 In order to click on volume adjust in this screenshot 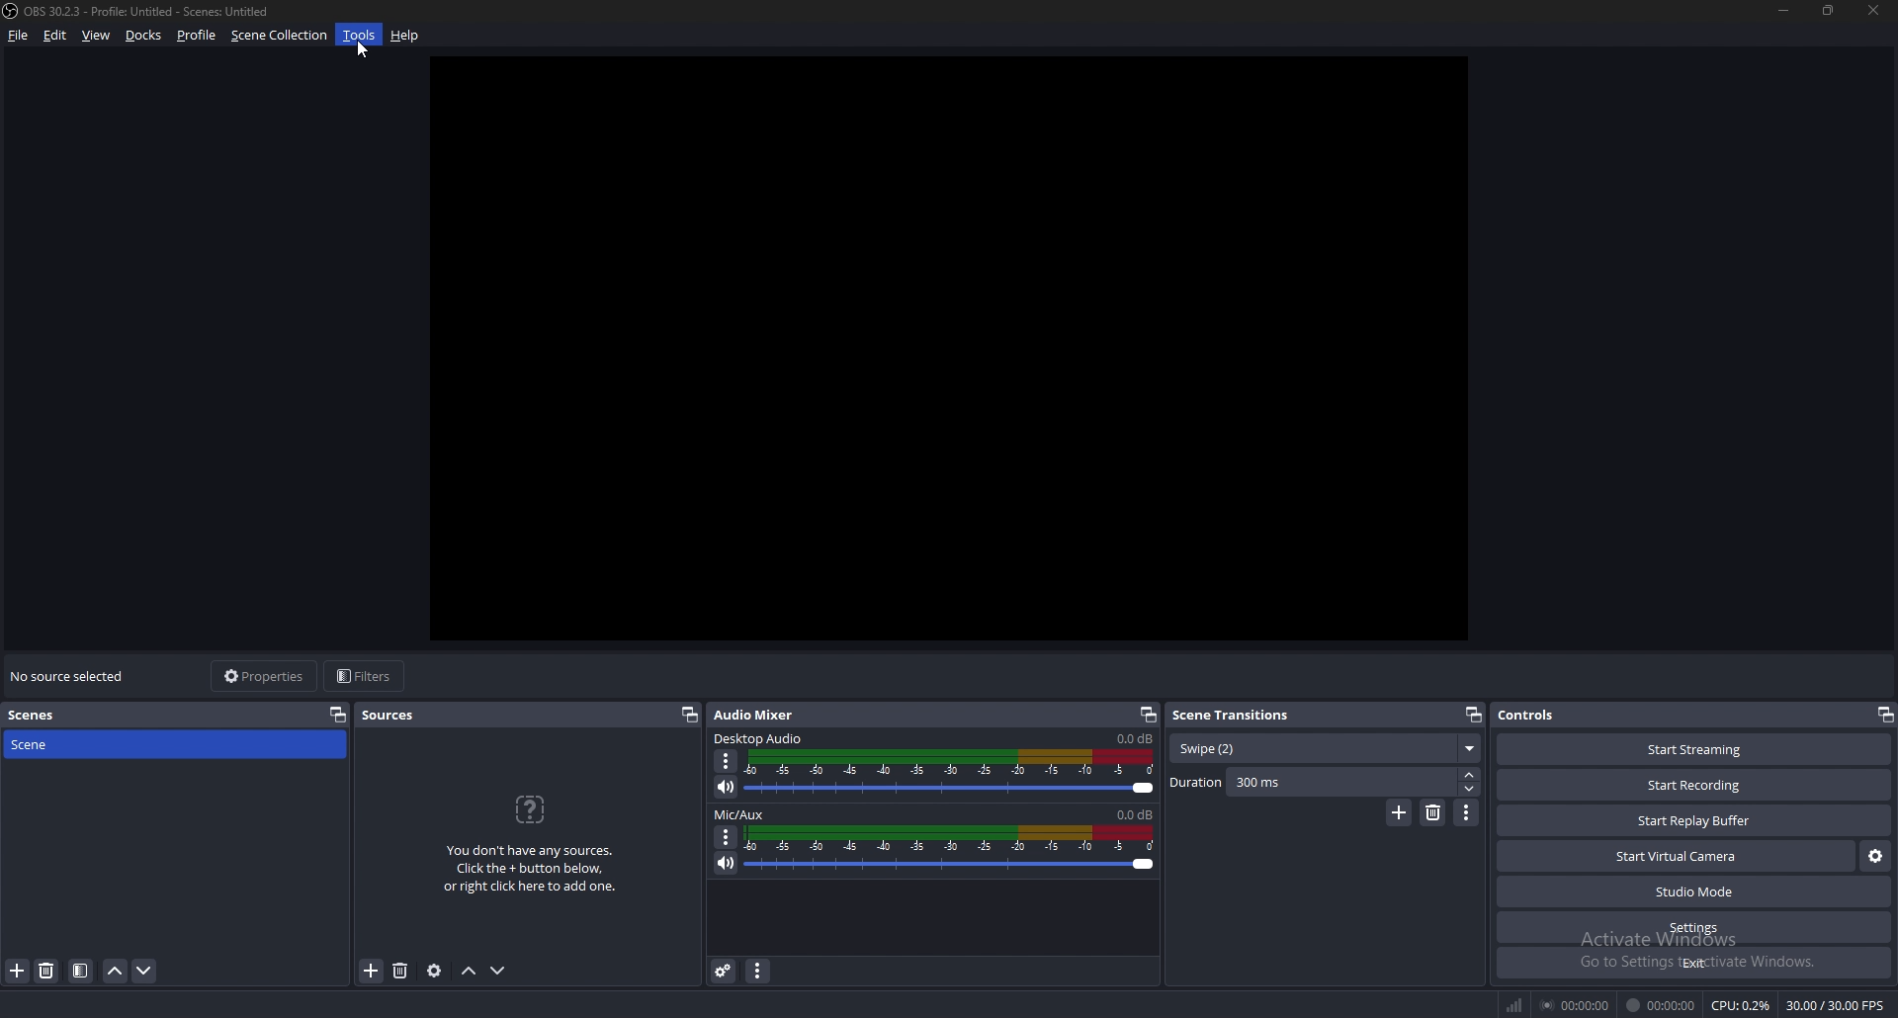, I will do `click(949, 851)`.